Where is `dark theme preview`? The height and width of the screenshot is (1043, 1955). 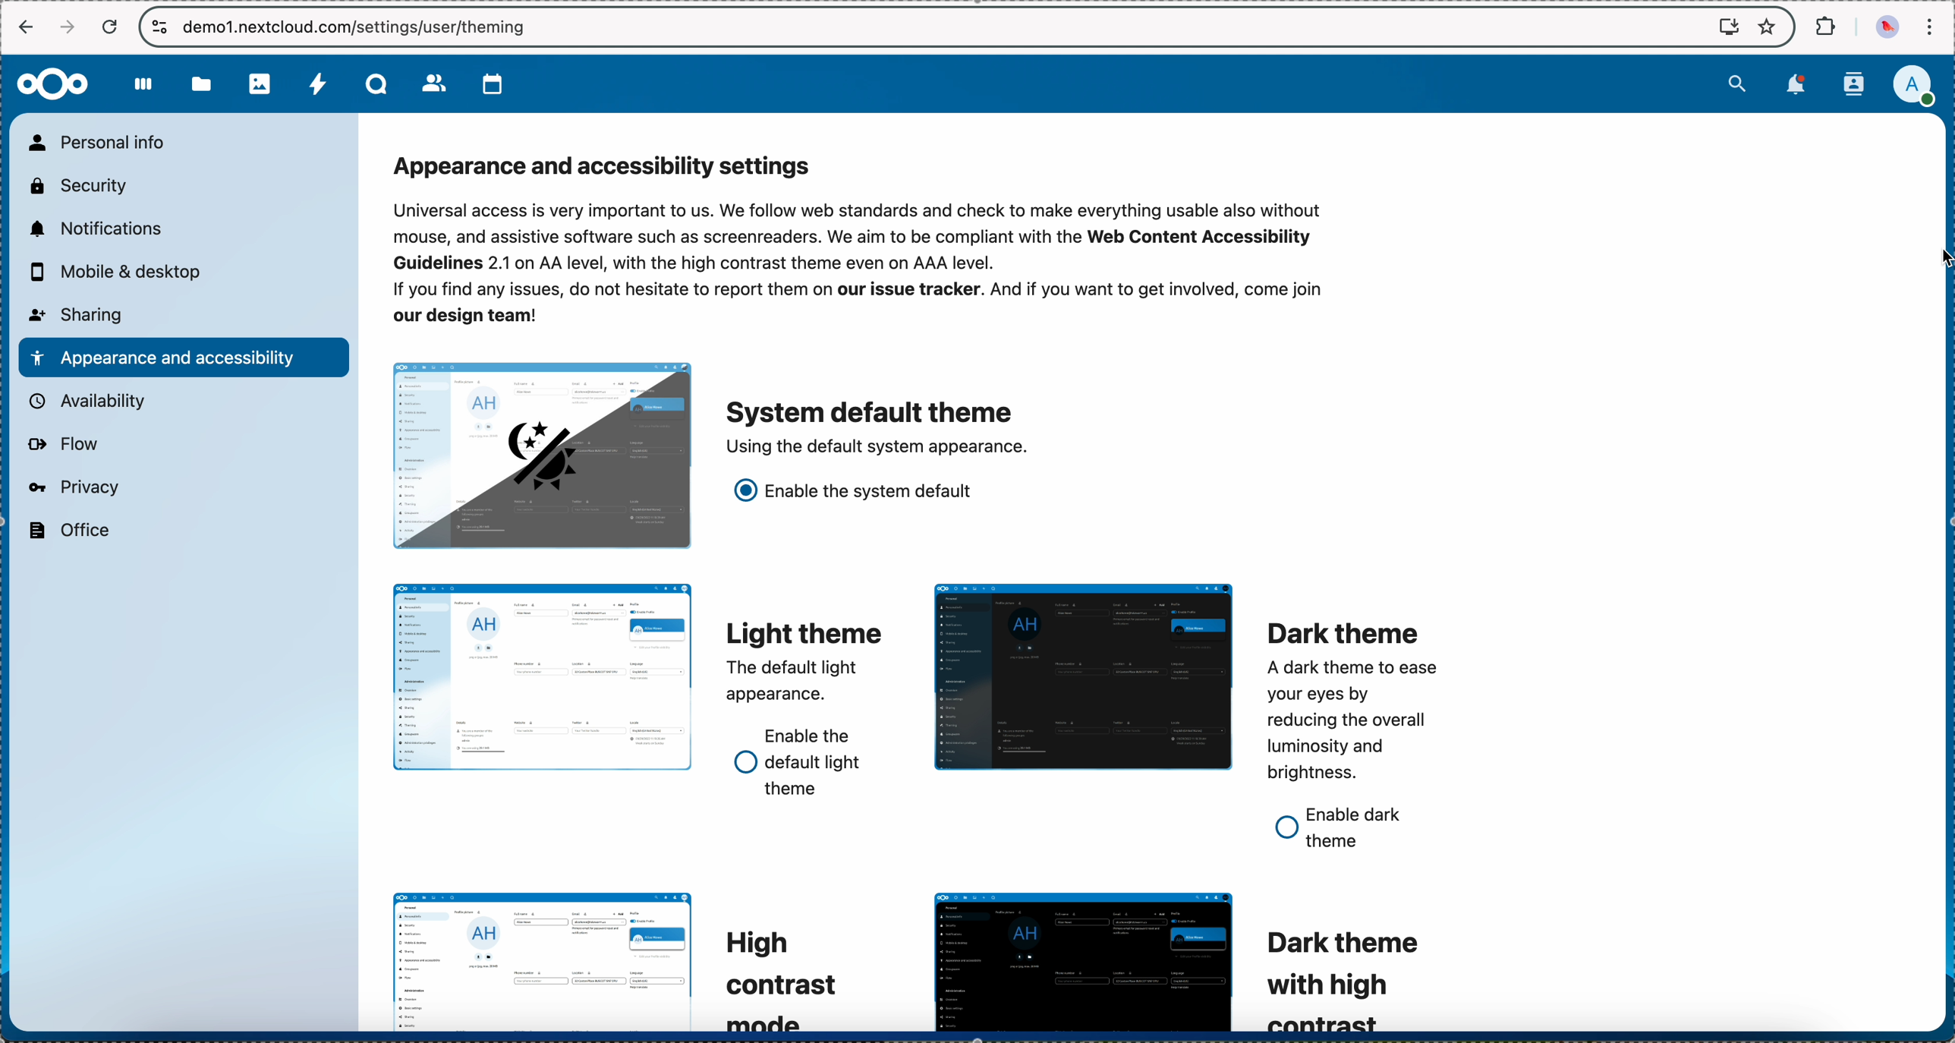 dark theme preview is located at coordinates (1080, 676).